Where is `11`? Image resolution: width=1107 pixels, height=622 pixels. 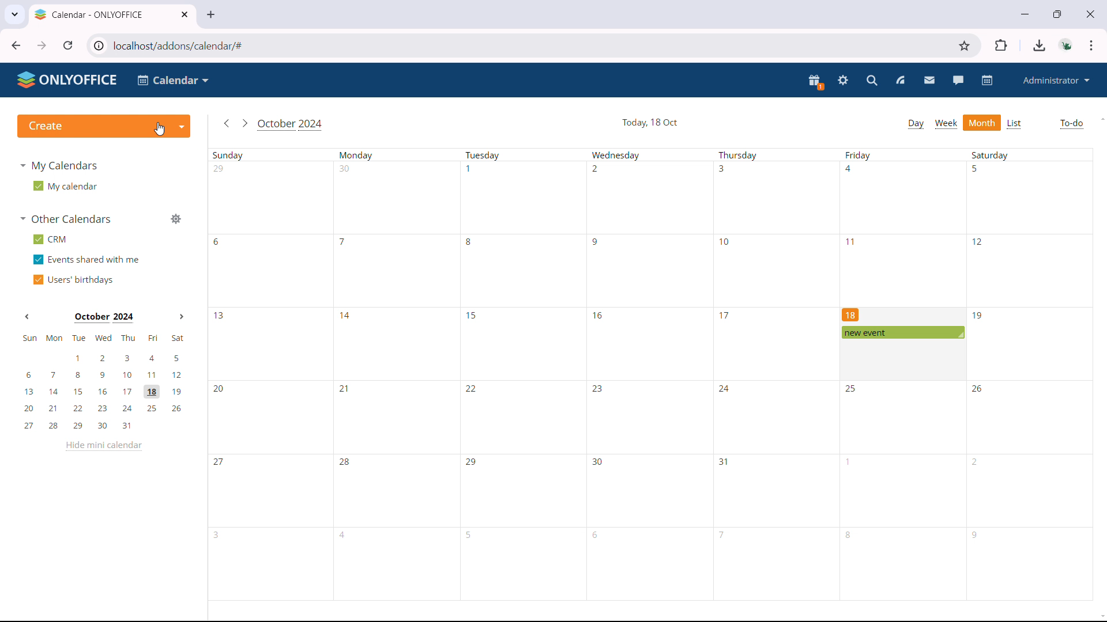 11 is located at coordinates (853, 242).